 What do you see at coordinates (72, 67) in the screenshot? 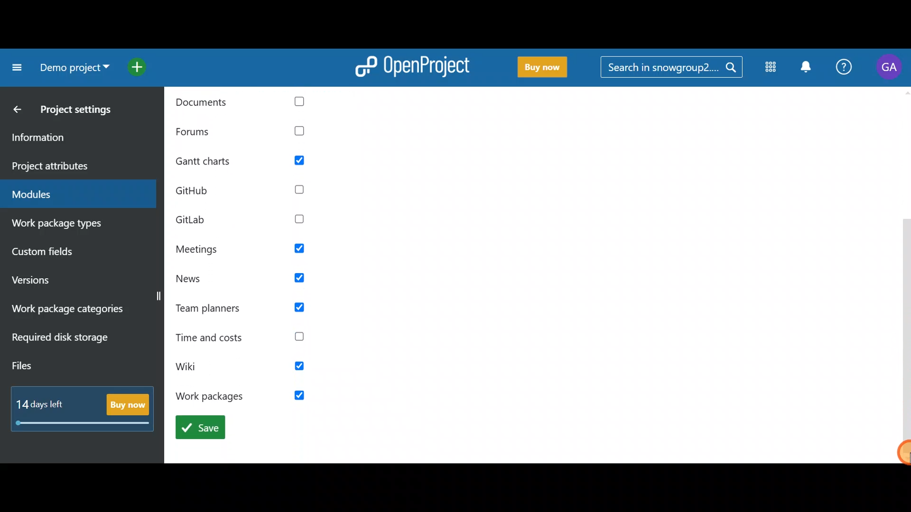
I see `Project name` at bounding box center [72, 67].